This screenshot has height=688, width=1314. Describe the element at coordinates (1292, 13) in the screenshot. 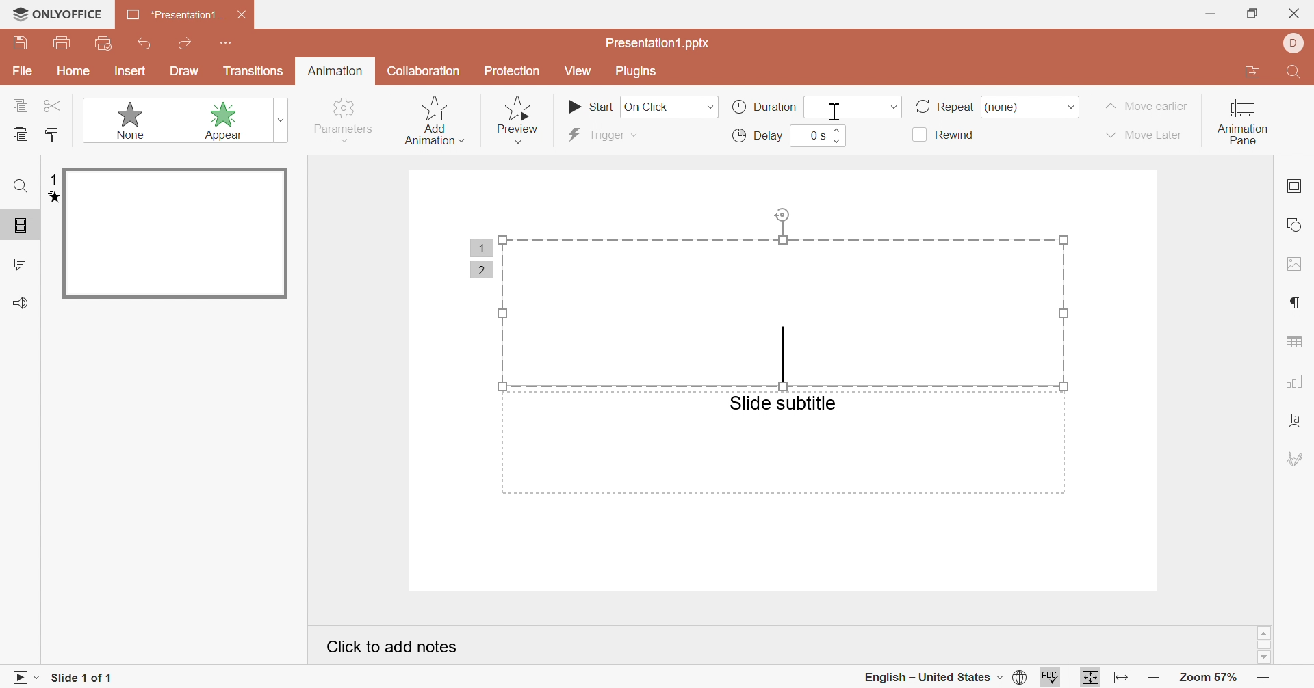

I see `close` at that location.